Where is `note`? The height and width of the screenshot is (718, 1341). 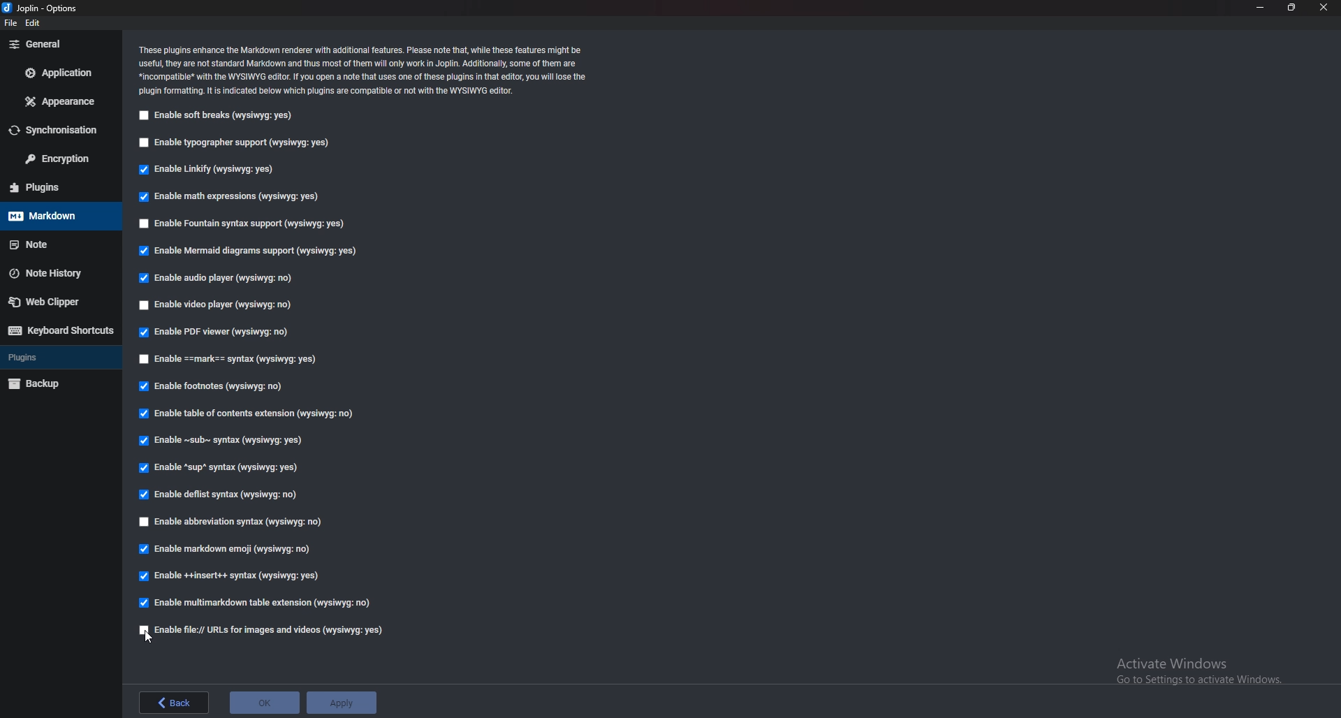
note is located at coordinates (52, 244).